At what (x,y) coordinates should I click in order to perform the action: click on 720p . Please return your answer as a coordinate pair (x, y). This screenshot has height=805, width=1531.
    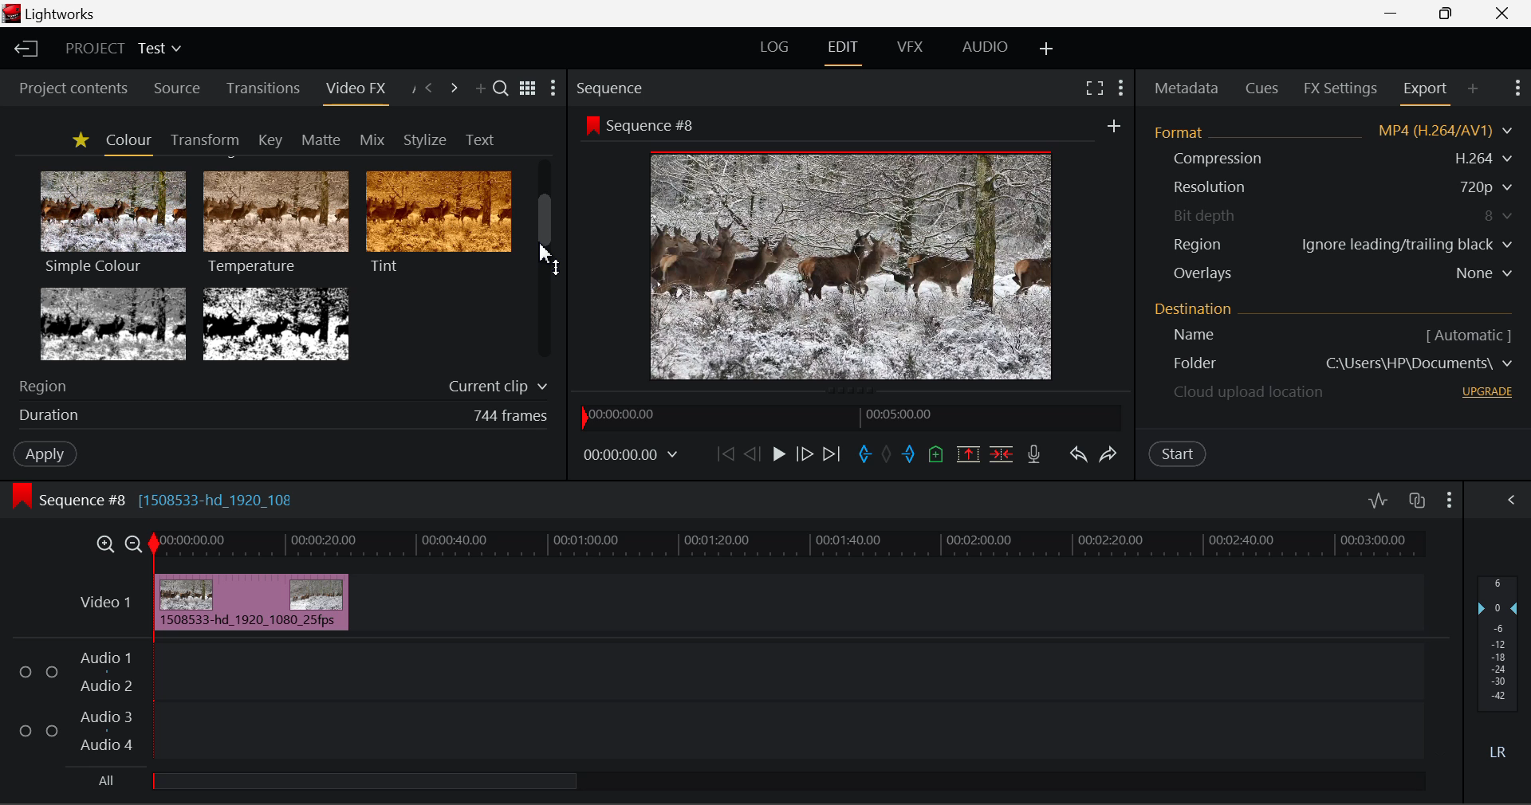
    Looking at the image, I should click on (1488, 187).